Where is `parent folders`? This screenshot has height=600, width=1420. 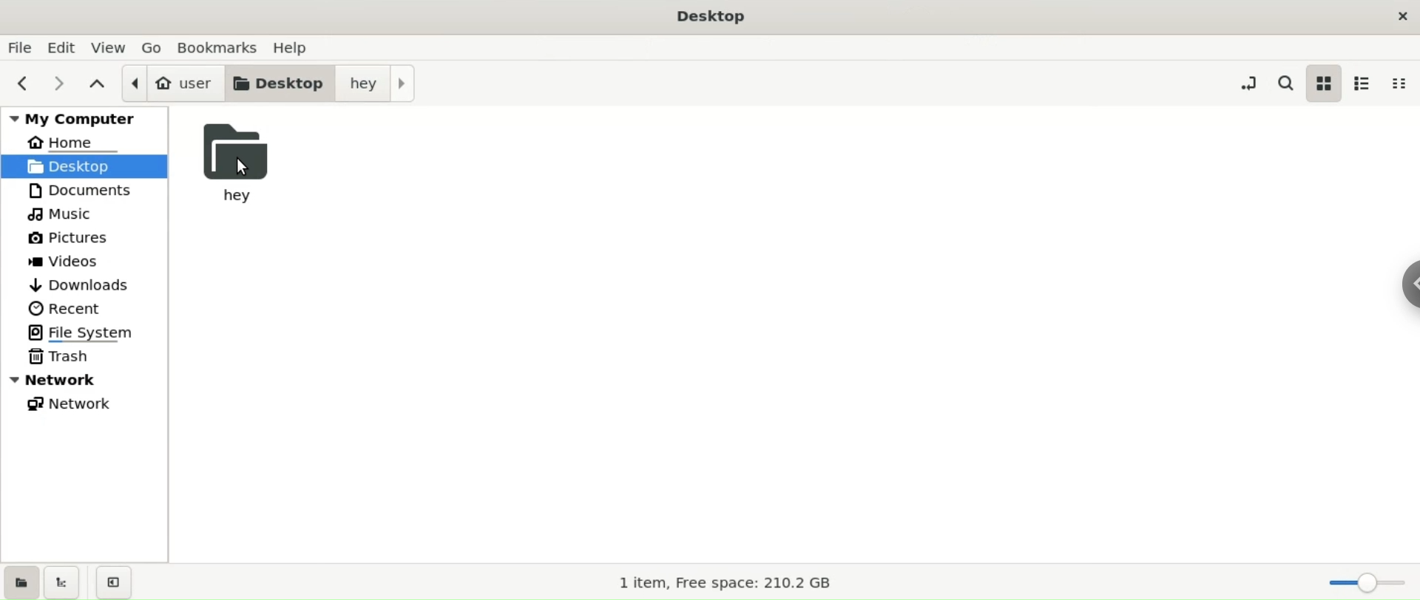
parent folders is located at coordinates (95, 82).